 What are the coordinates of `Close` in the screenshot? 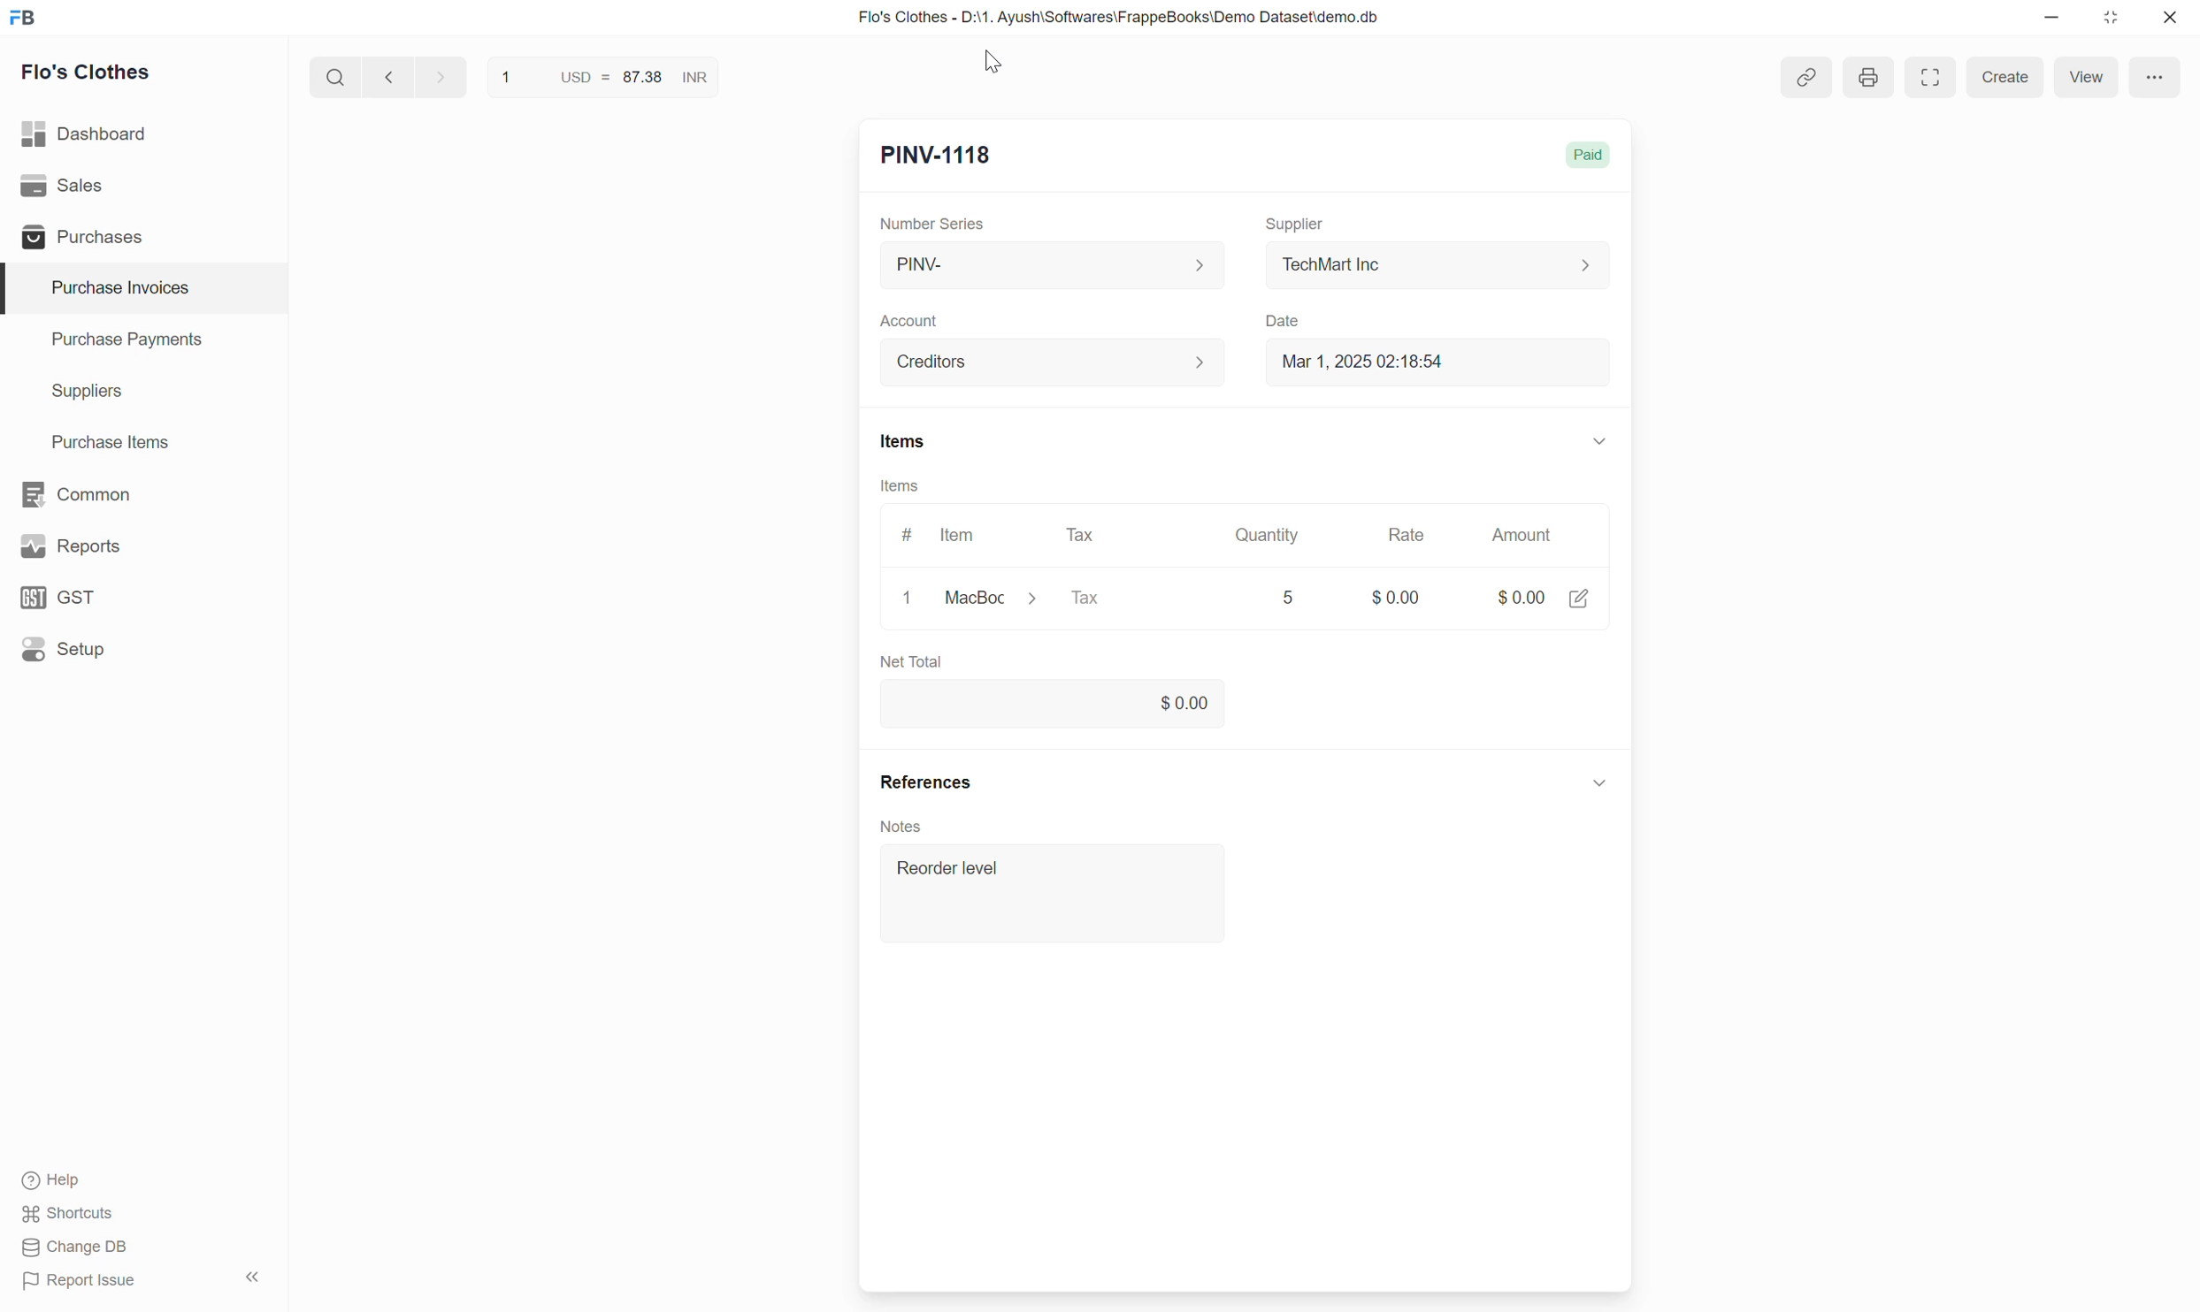 It's located at (2170, 17).